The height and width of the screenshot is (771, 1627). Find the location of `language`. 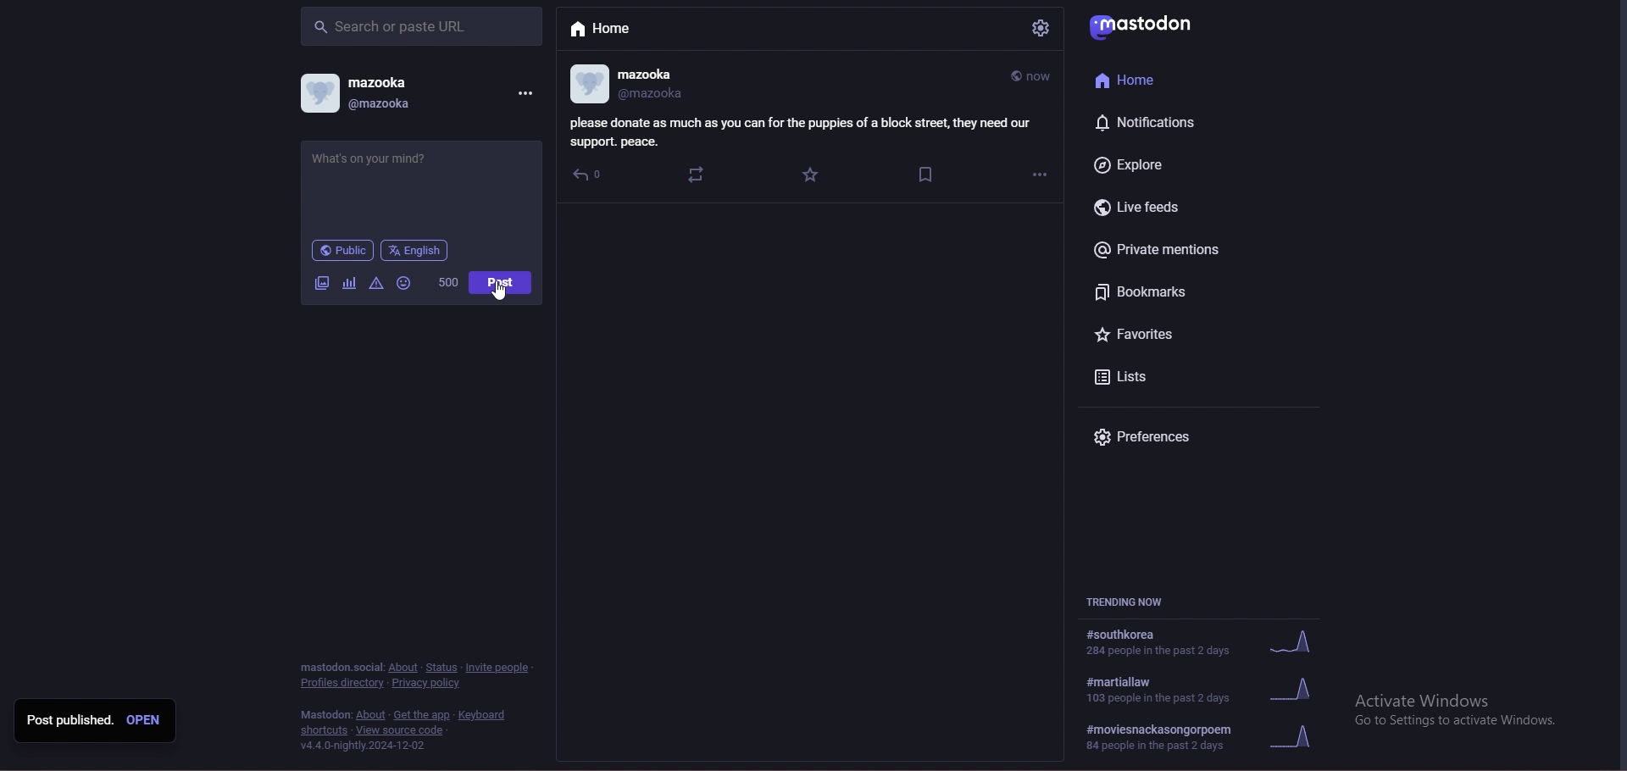

language is located at coordinates (416, 251).